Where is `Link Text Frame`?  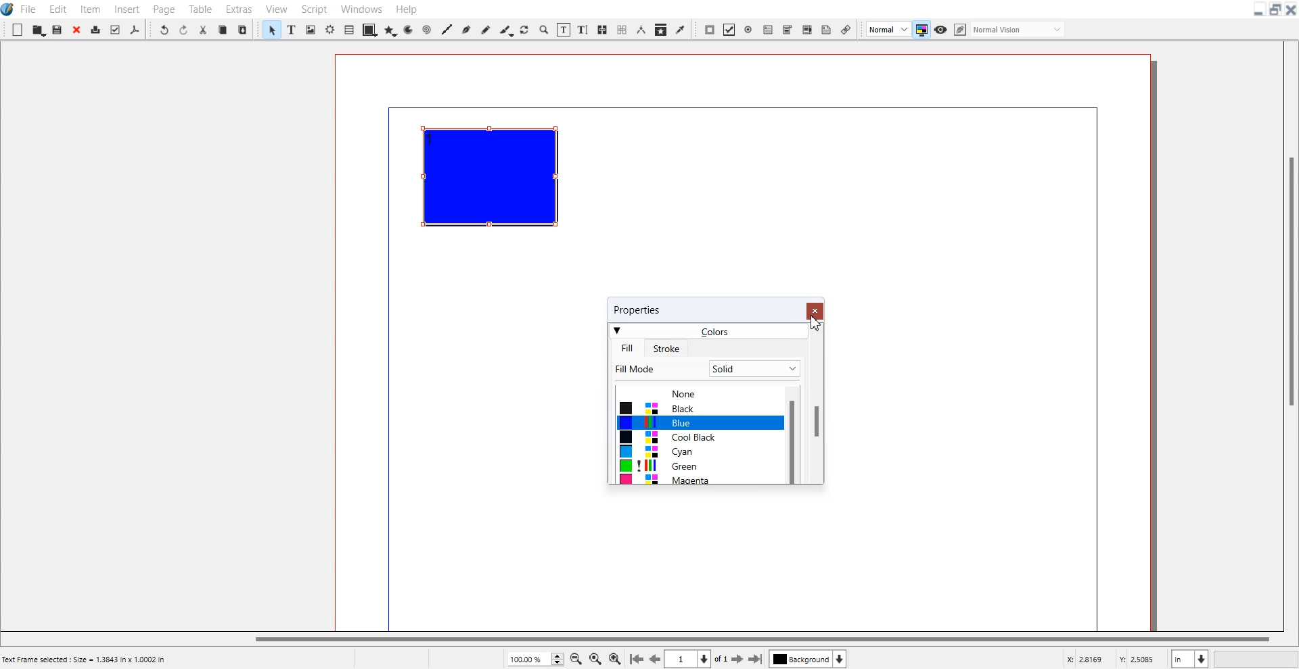
Link Text Frame is located at coordinates (602, 30).